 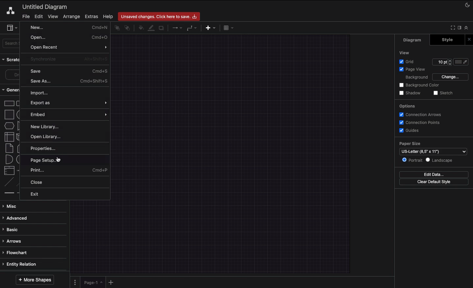 What do you see at coordinates (108, 16) in the screenshot?
I see `Help` at bounding box center [108, 16].